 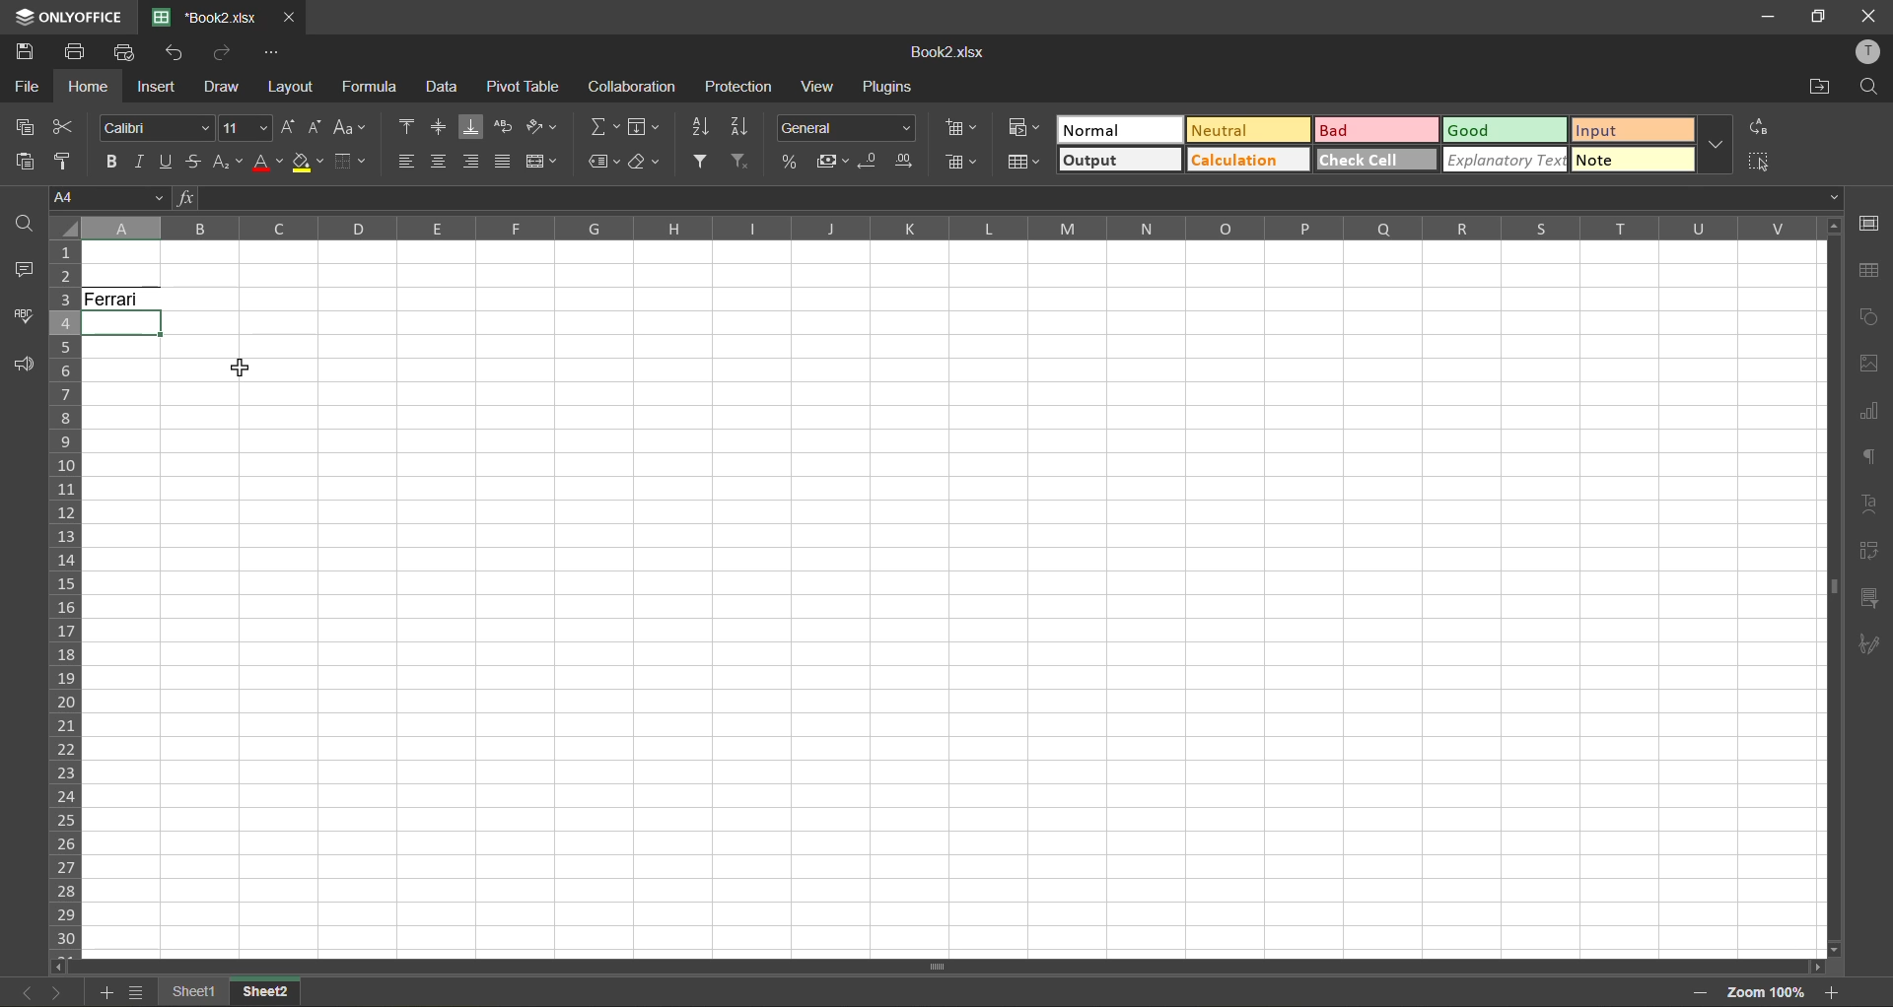 I want to click on clear, so click(x=644, y=162).